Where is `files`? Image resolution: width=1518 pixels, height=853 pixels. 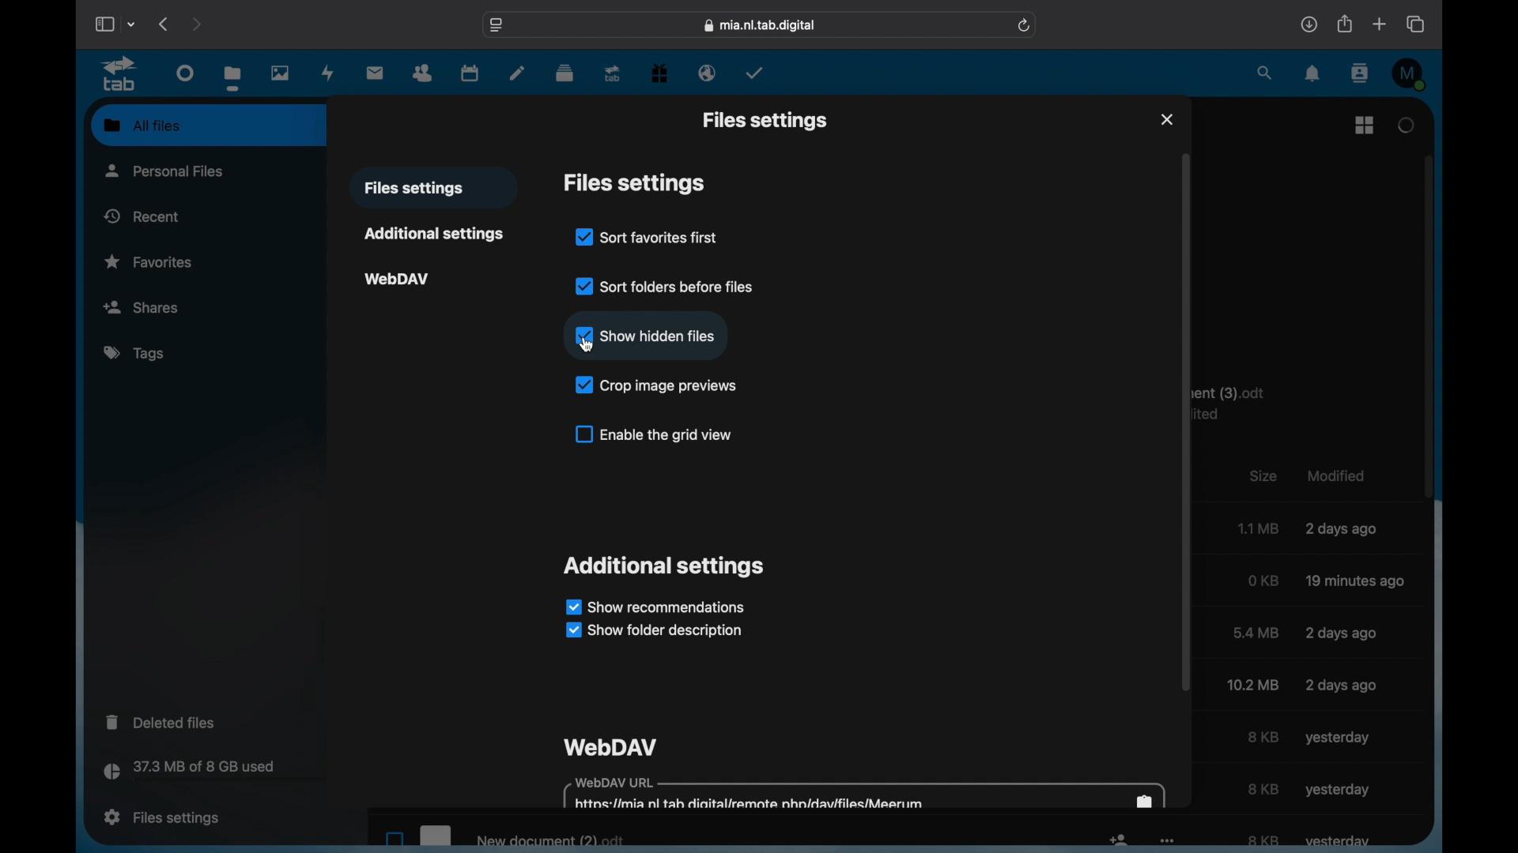 files is located at coordinates (233, 78).